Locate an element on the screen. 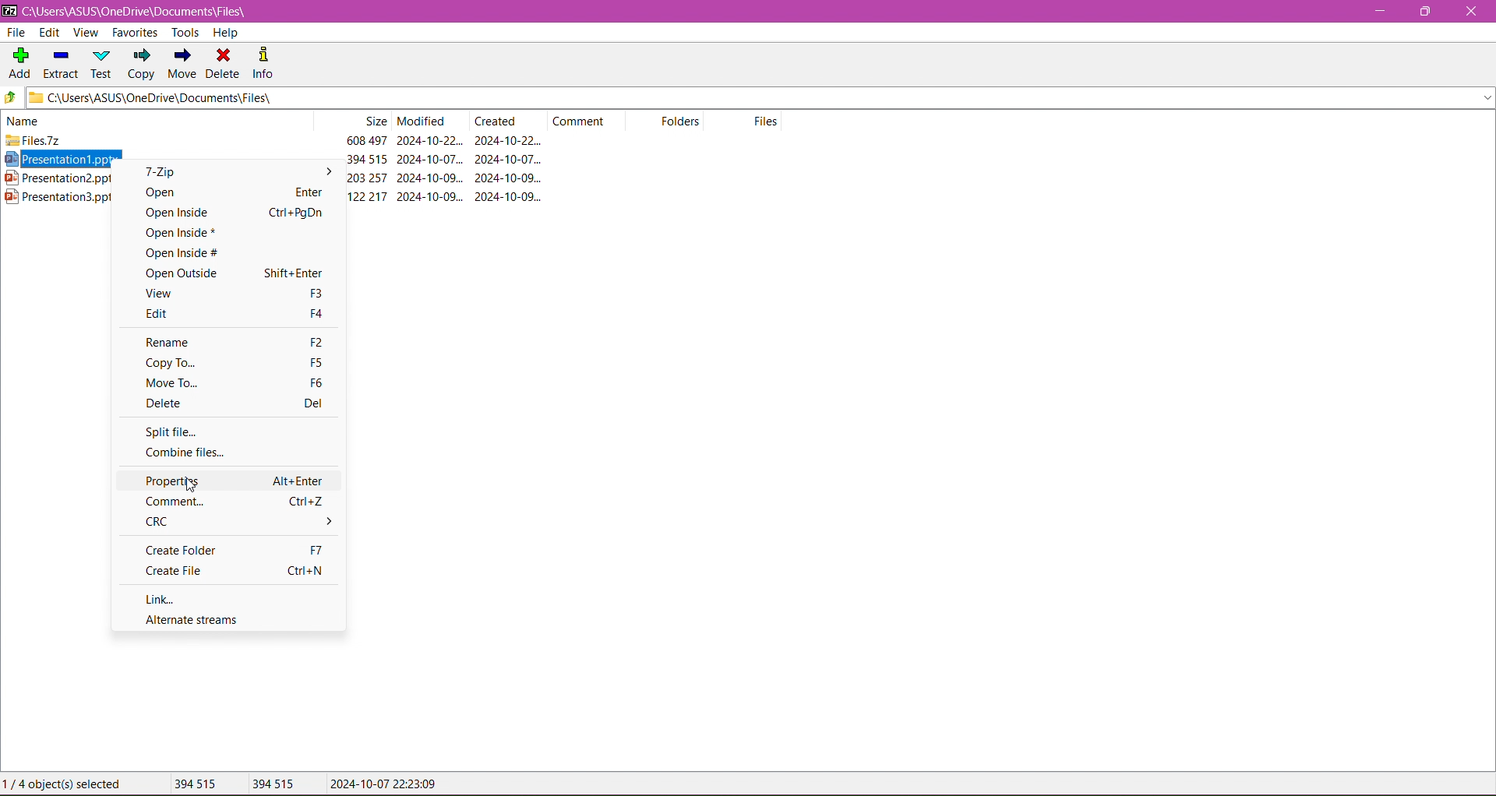  2024-10-09 is located at coordinates (508, 178).